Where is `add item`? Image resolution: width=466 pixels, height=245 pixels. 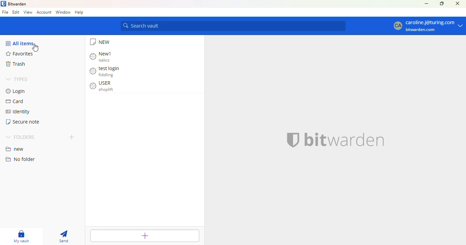
add item is located at coordinates (144, 235).